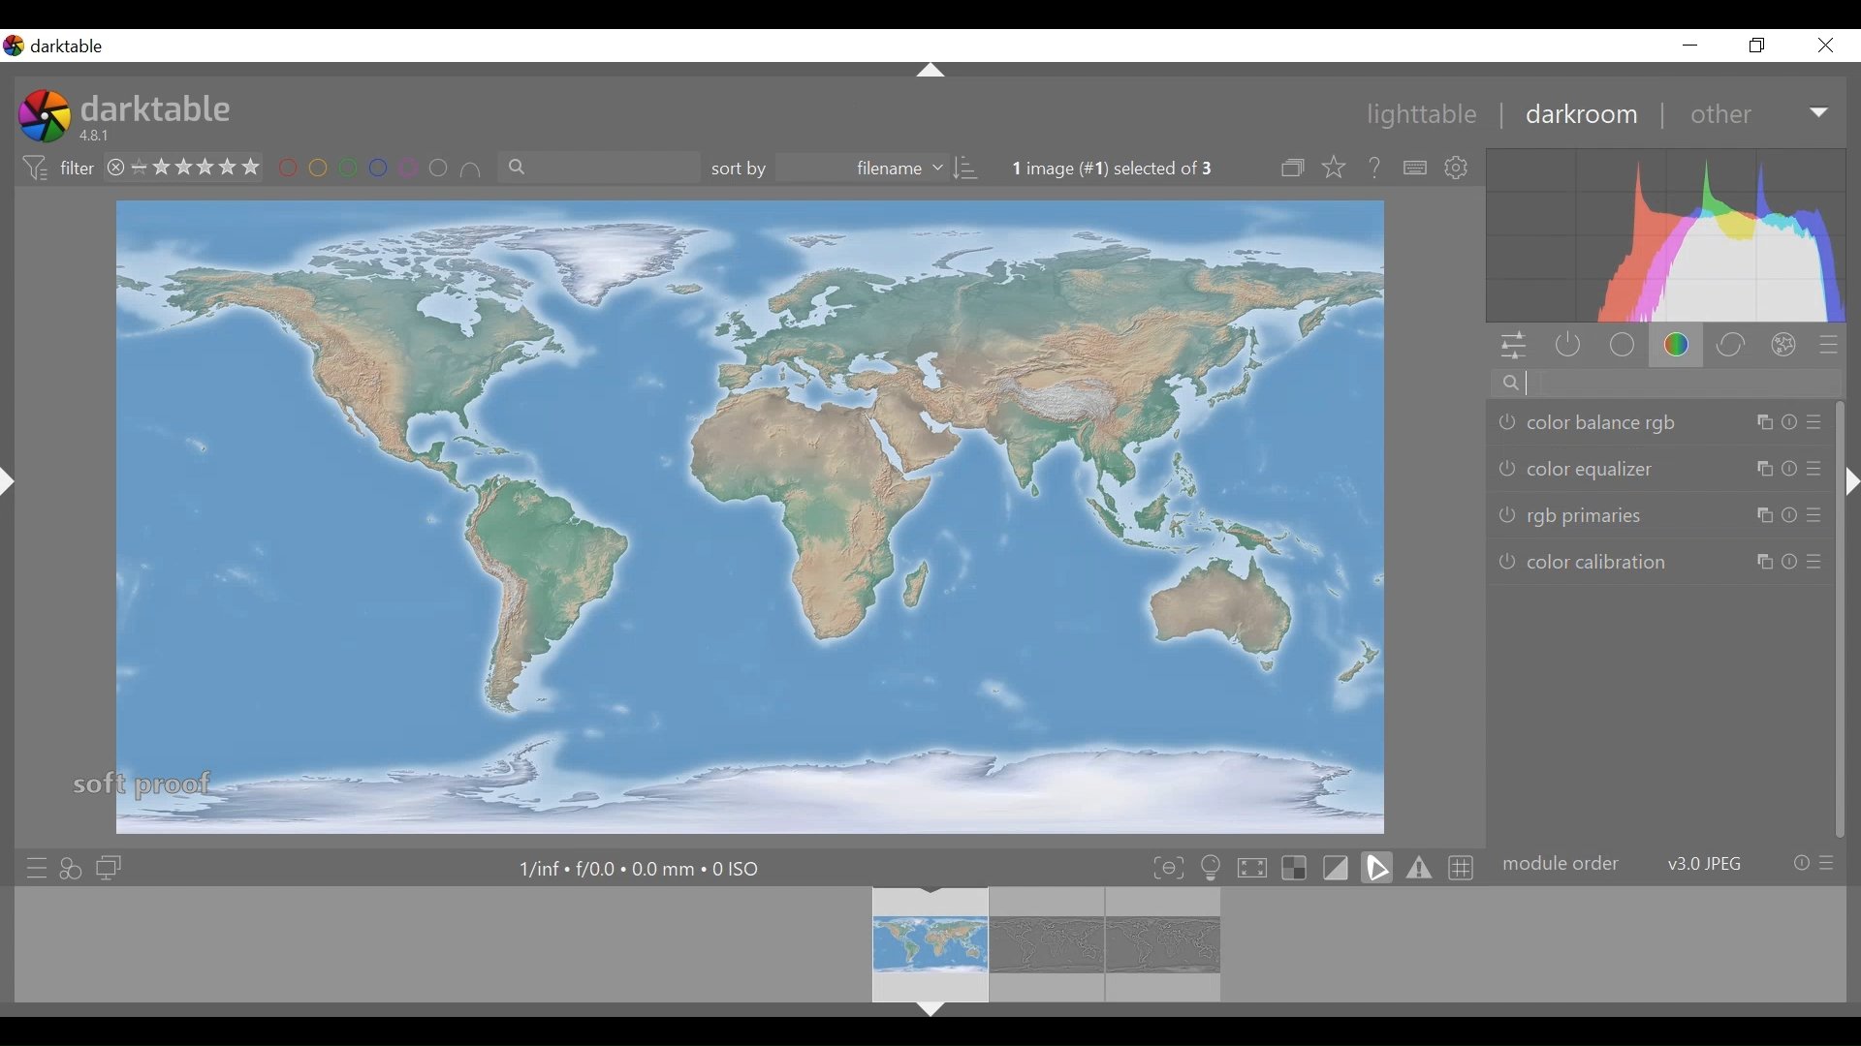 The width and height of the screenshot is (1861, 1046). I want to click on toggle guidelines, so click(1459, 867).